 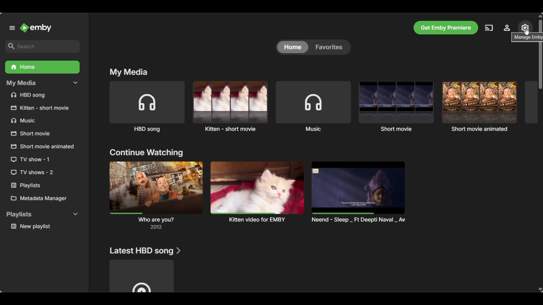 What do you see at coordinates (42, 47) in the screenshot?
I see `Search box` at bounding box center [42, 47].